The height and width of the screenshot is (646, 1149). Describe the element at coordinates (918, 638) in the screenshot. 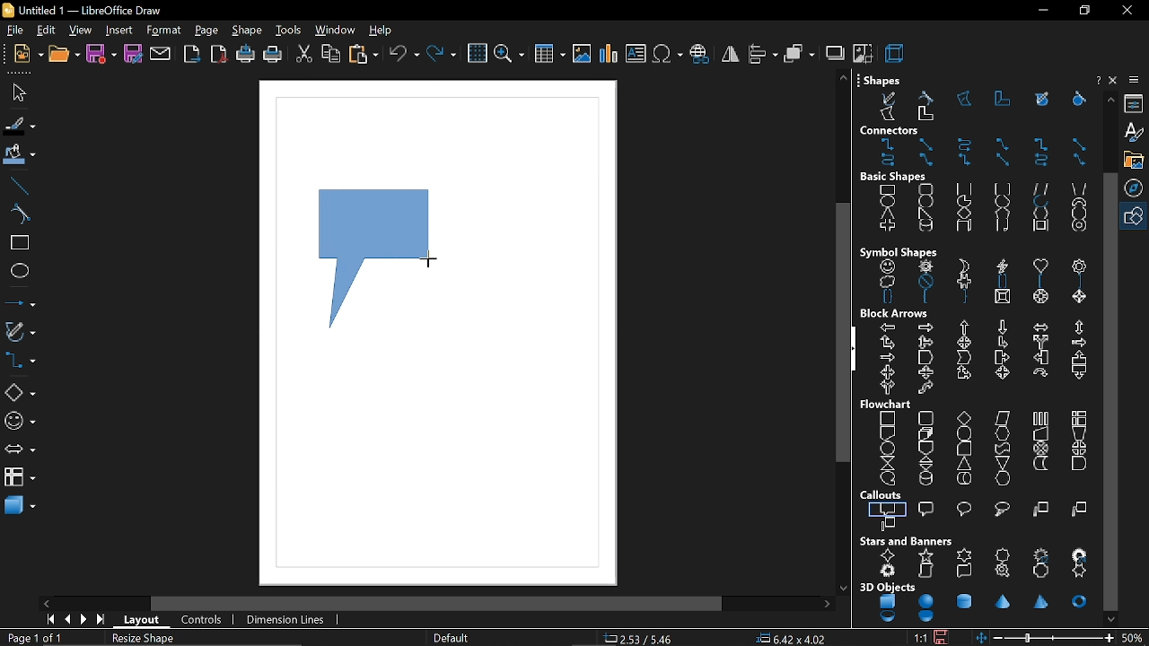

I see `scaling factor` at that location.